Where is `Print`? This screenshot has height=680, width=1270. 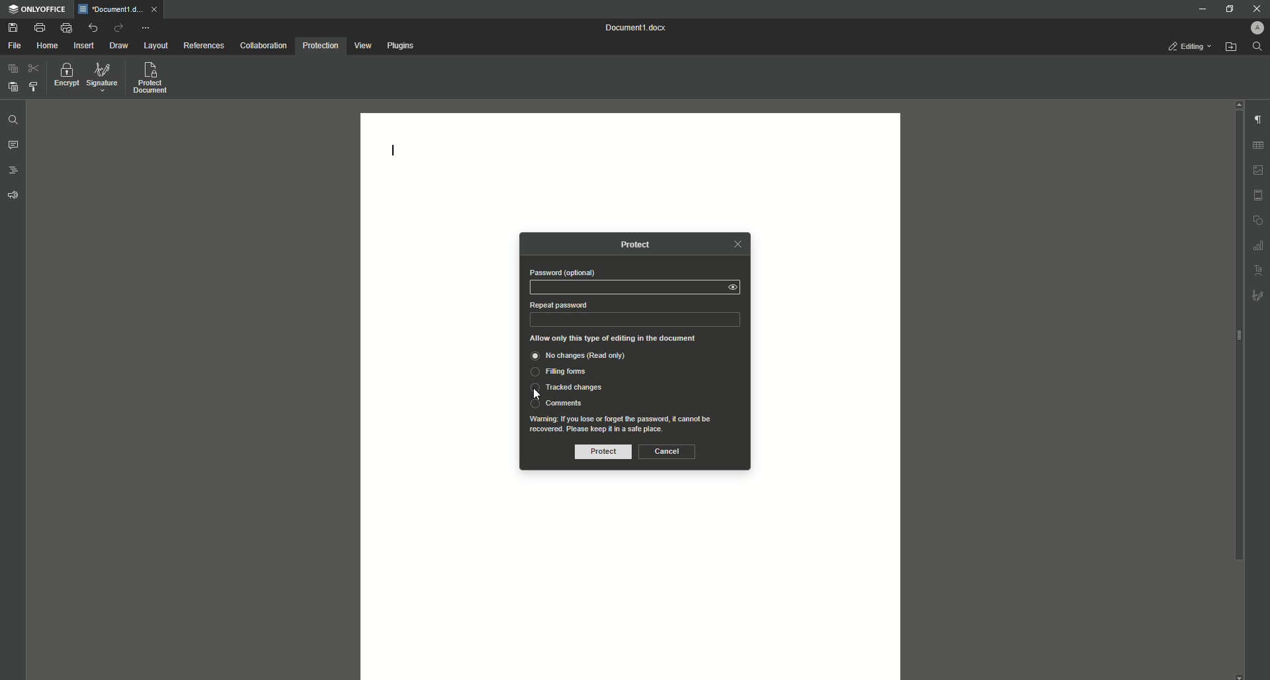
Print is located at coordinates (38, 28).